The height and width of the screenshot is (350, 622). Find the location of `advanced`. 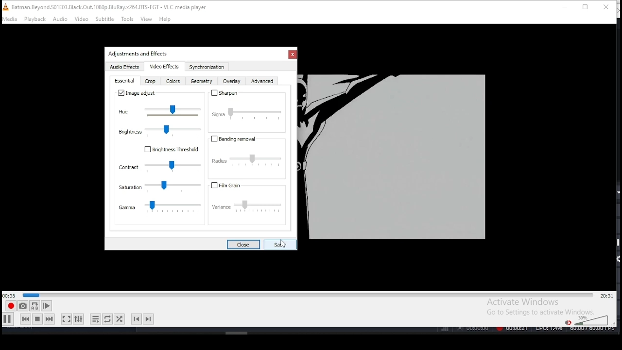

advanced is located at coordinates (262, 83).